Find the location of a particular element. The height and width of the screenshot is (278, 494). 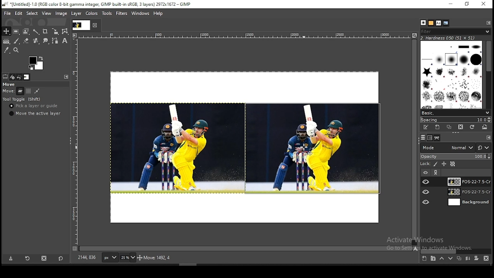

delete tool preset is located at coordinates (45, 258).